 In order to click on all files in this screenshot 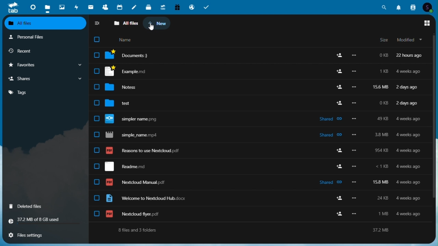, I will do `click(46, 23)`.